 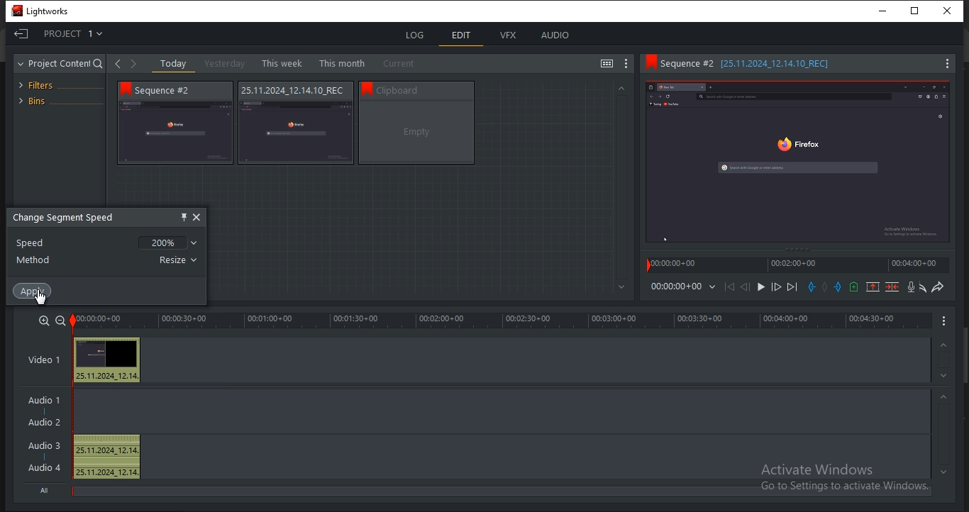 What do you see at coordinates (35, 261) in the screenshot?
I see `method` at bounding box center [35, 261].